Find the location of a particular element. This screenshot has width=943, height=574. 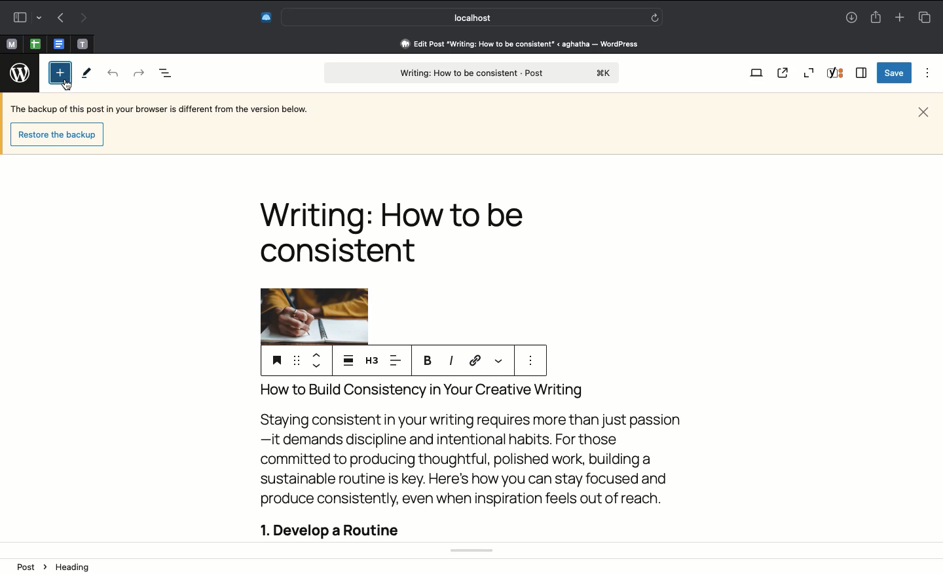

Post is located at coordinates (29, 565).